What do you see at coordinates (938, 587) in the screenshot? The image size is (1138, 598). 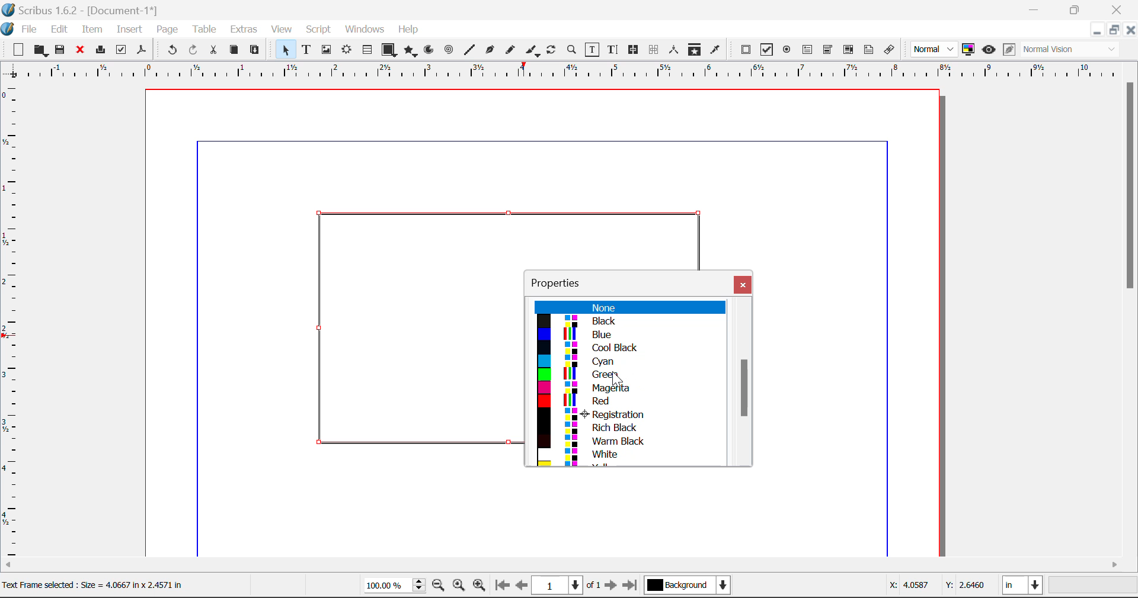 I see `Cursor Coordinates` at bounding box center [938, 587].